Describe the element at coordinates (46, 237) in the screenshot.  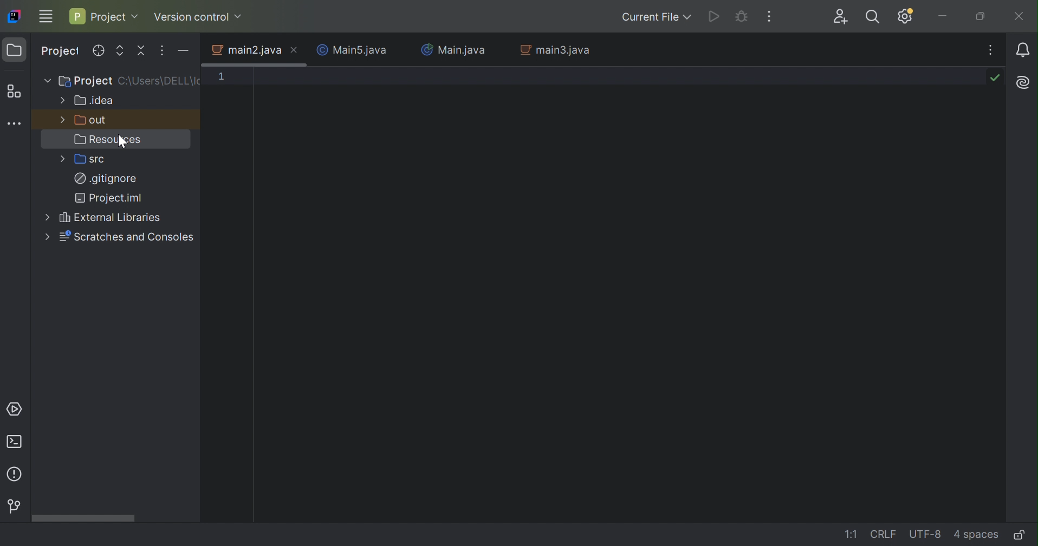
I see `More` at that location.